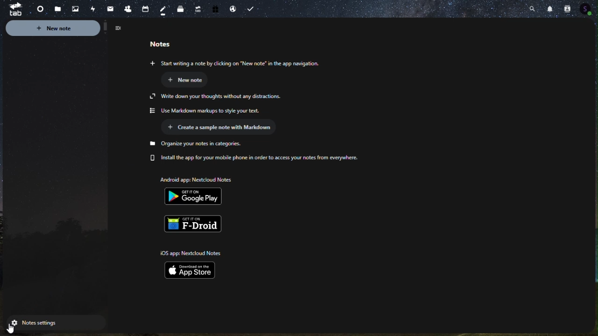 The width and height of the screenshot is (598, 336). I want to click on Text, so click(224, 103).